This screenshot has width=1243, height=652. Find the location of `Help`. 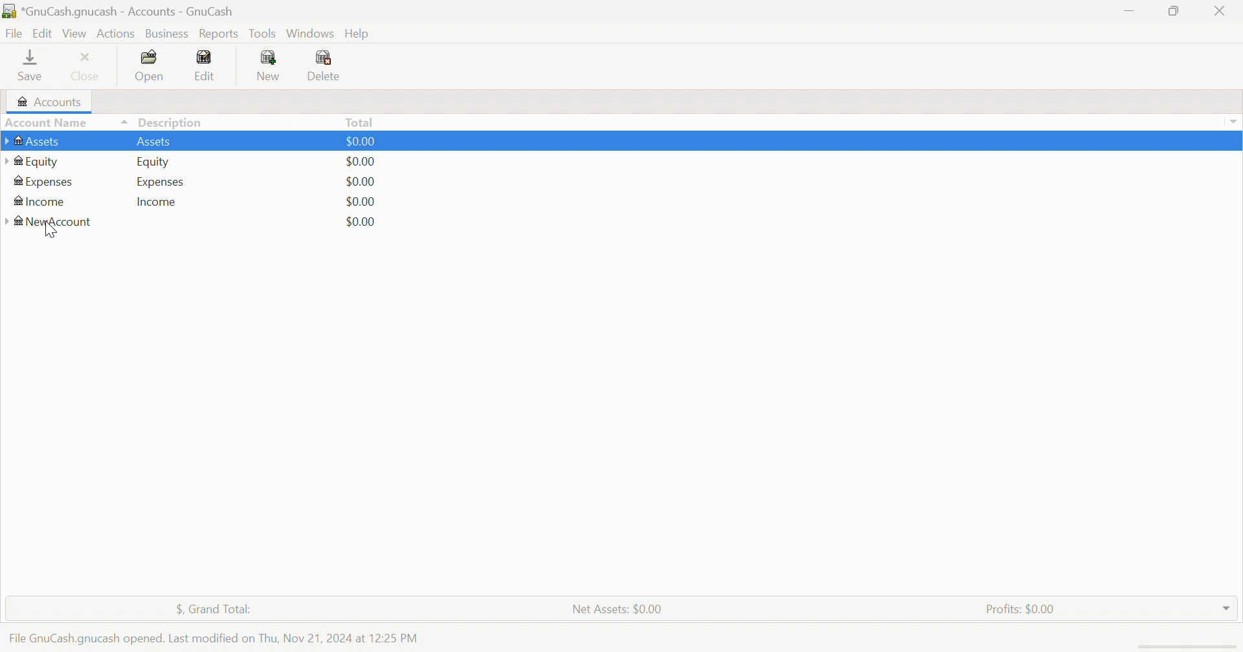

Help is located at coordinates (361, 34).